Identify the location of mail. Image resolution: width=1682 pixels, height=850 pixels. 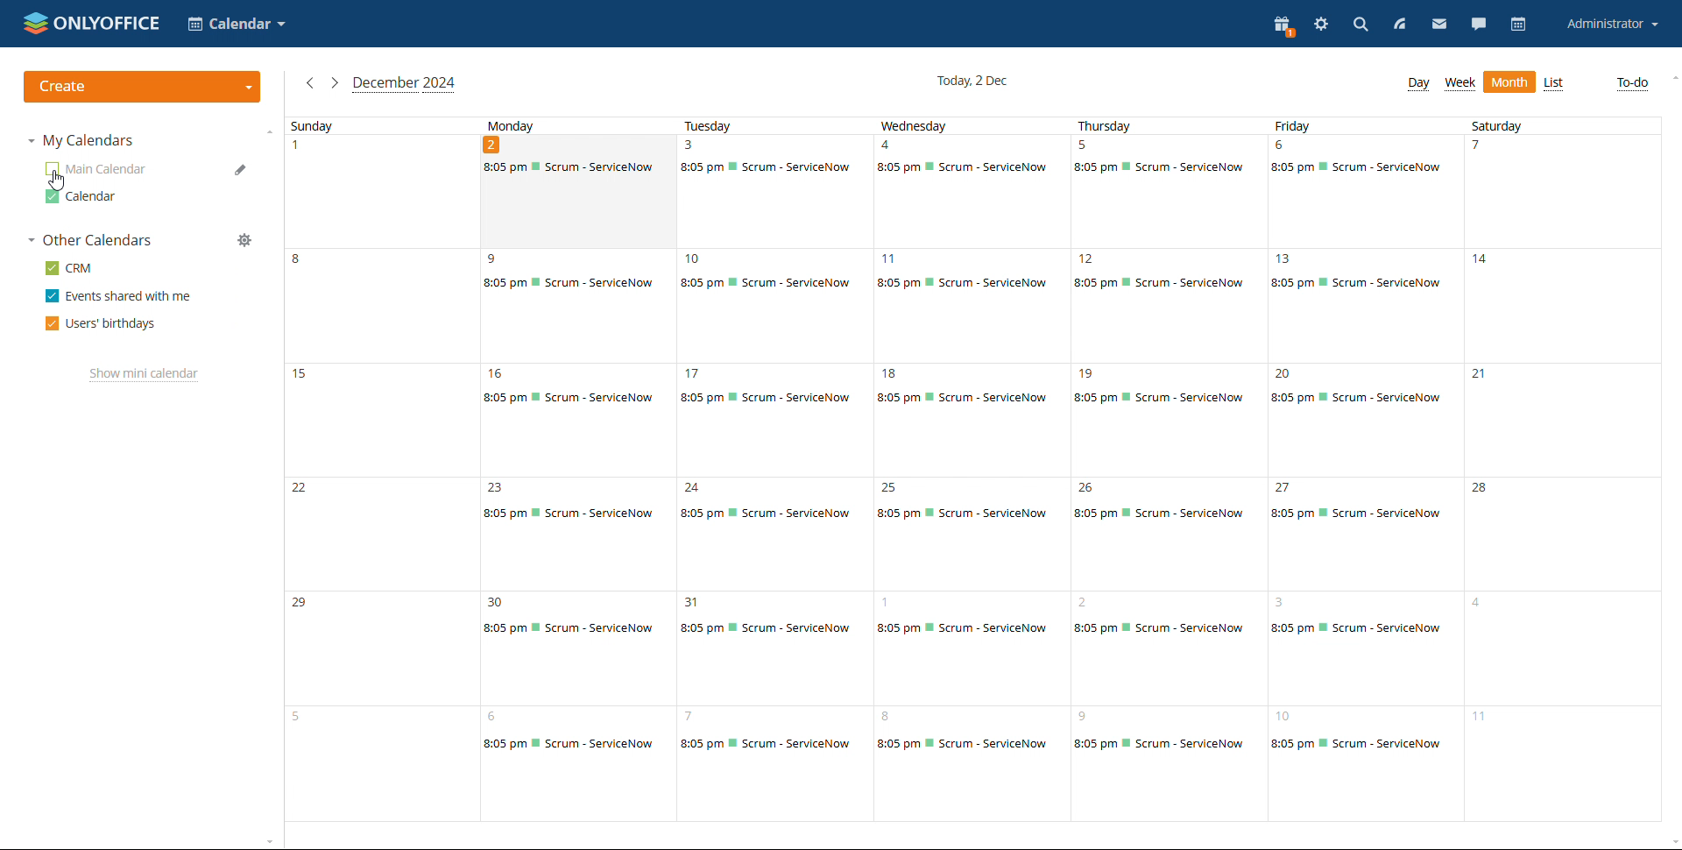
(1438, 26).